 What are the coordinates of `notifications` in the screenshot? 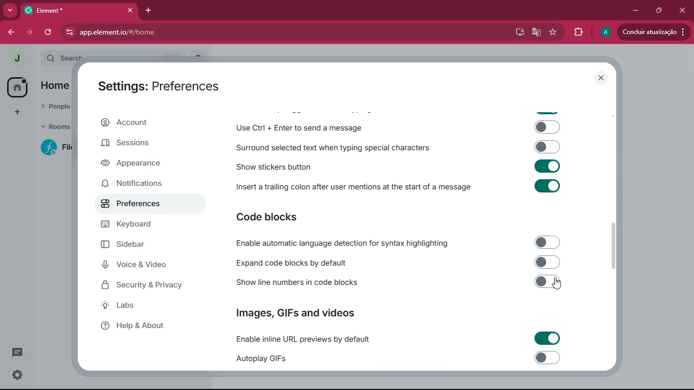 It's located at (140, 184).